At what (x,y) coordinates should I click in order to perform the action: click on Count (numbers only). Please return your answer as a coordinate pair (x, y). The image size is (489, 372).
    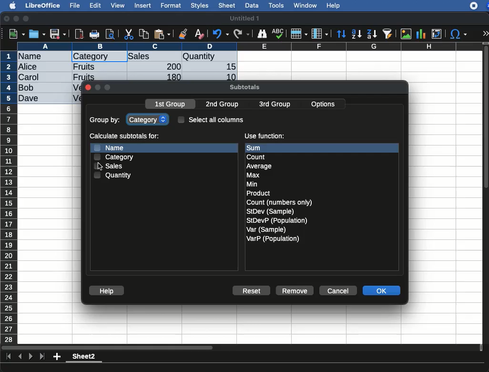
    Looking at the image, I should click on (280, 202).